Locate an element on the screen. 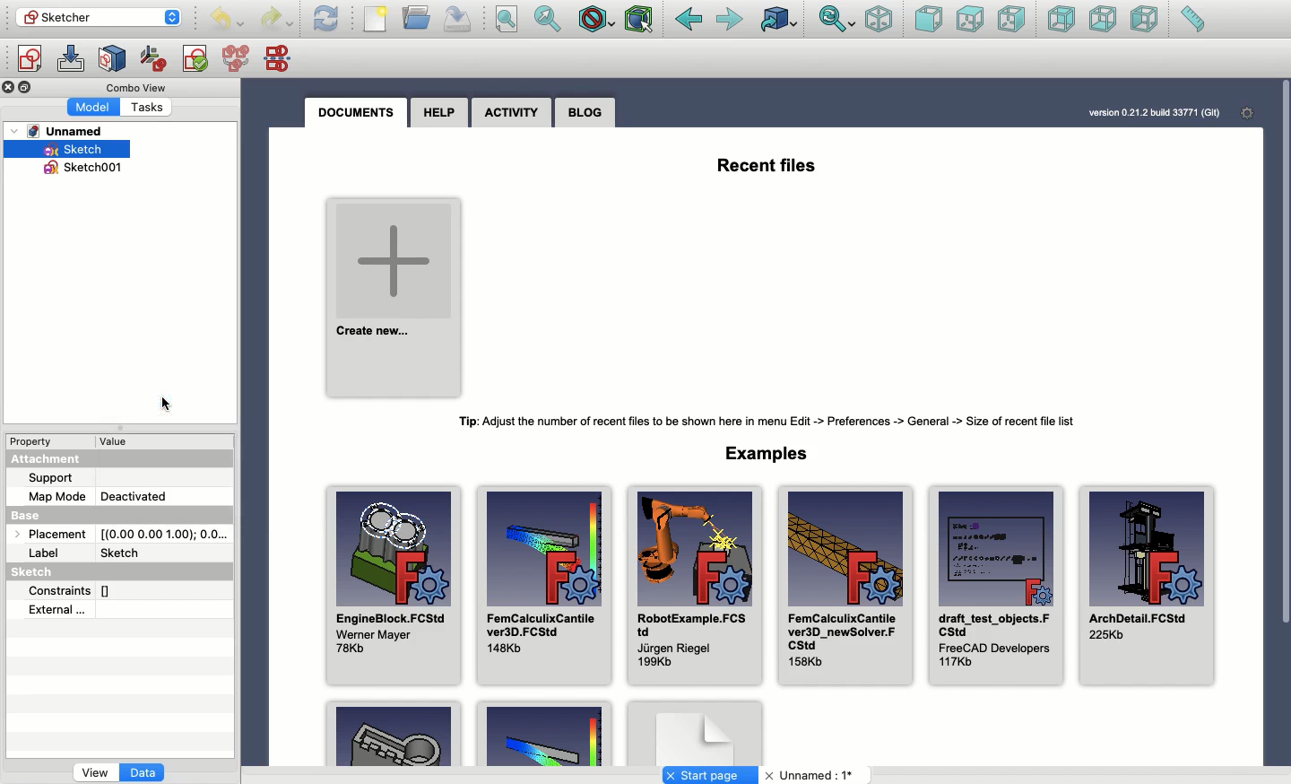  Undo is located at coordinates (227, 21).